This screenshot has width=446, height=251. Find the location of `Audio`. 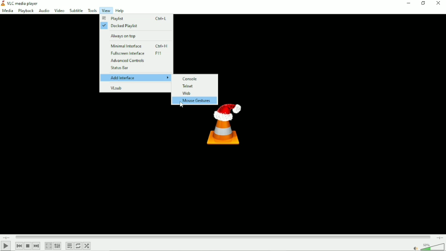

Audio is located at coordinates (44, 11).